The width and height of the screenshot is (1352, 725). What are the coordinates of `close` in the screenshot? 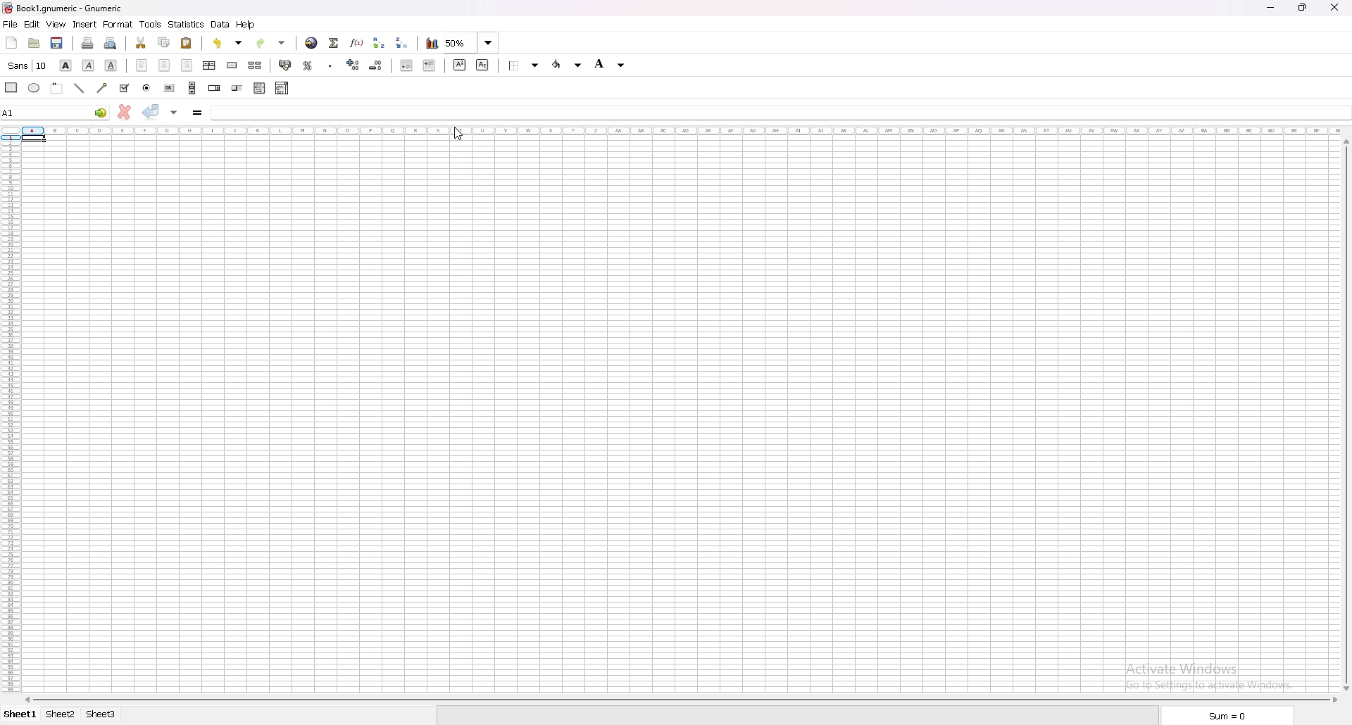 It's located at (1335, 8).